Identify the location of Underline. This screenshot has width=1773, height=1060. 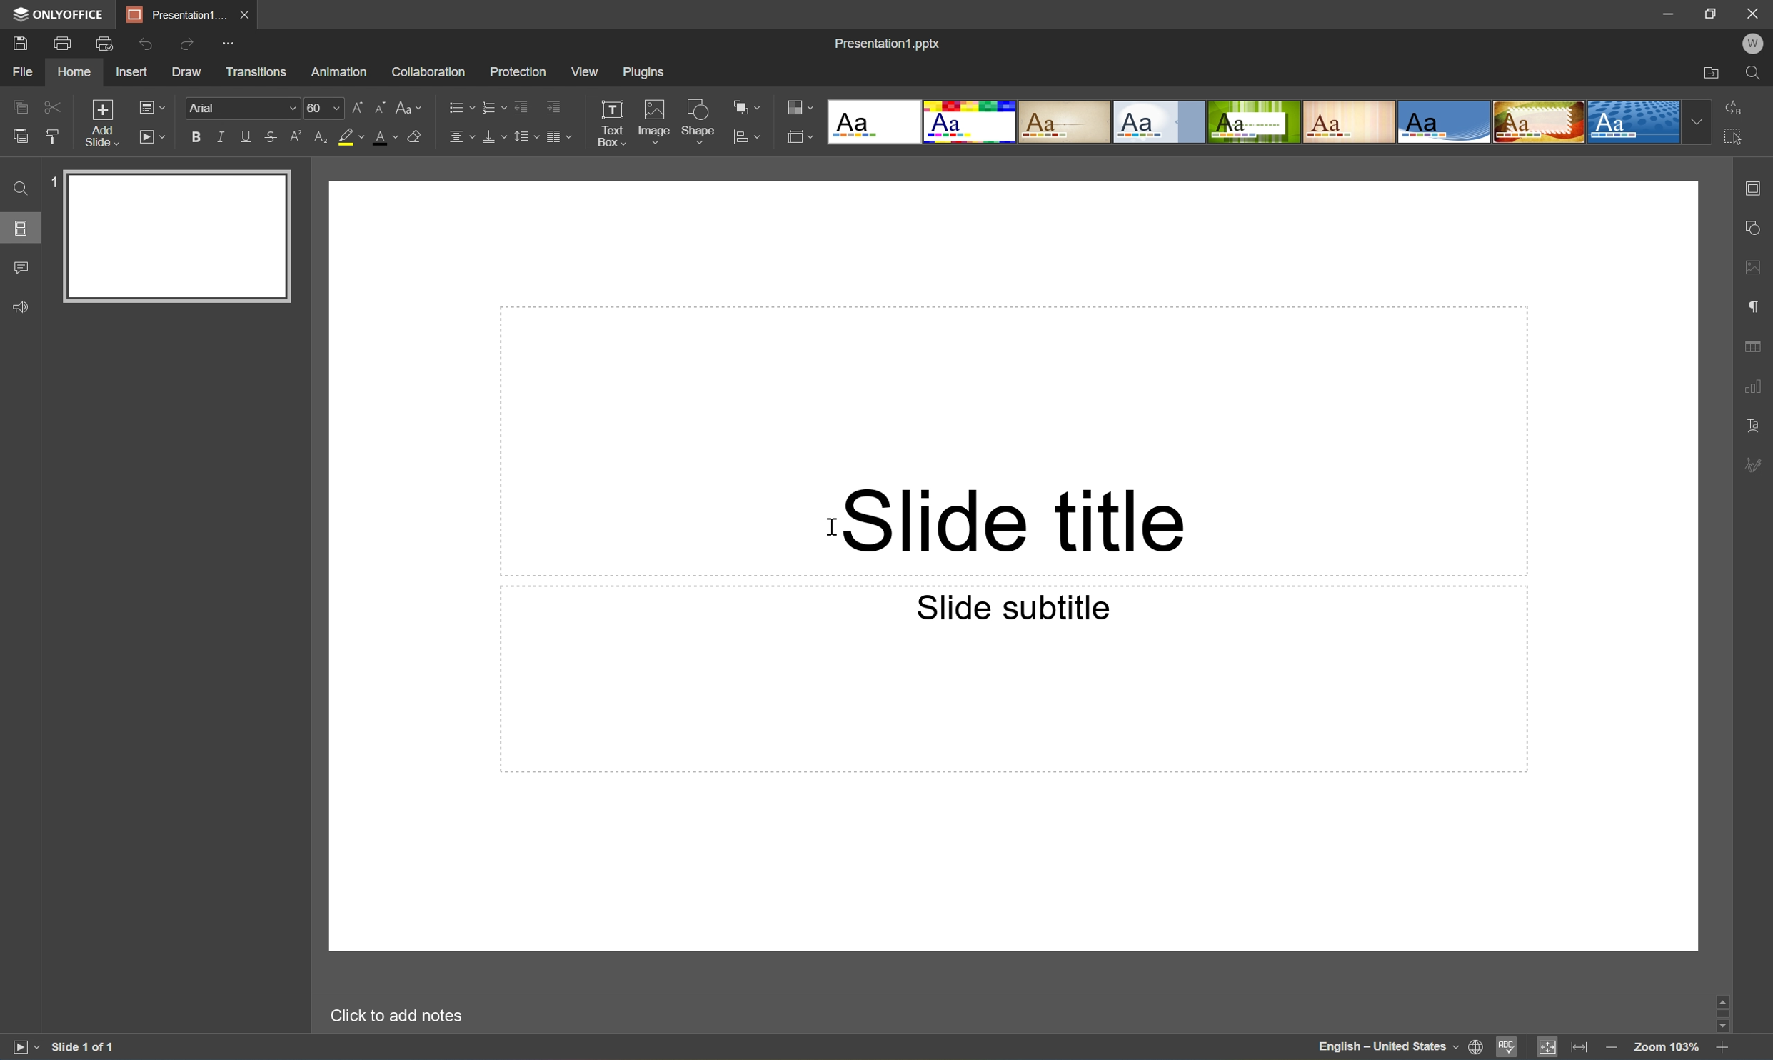
(244, 138).